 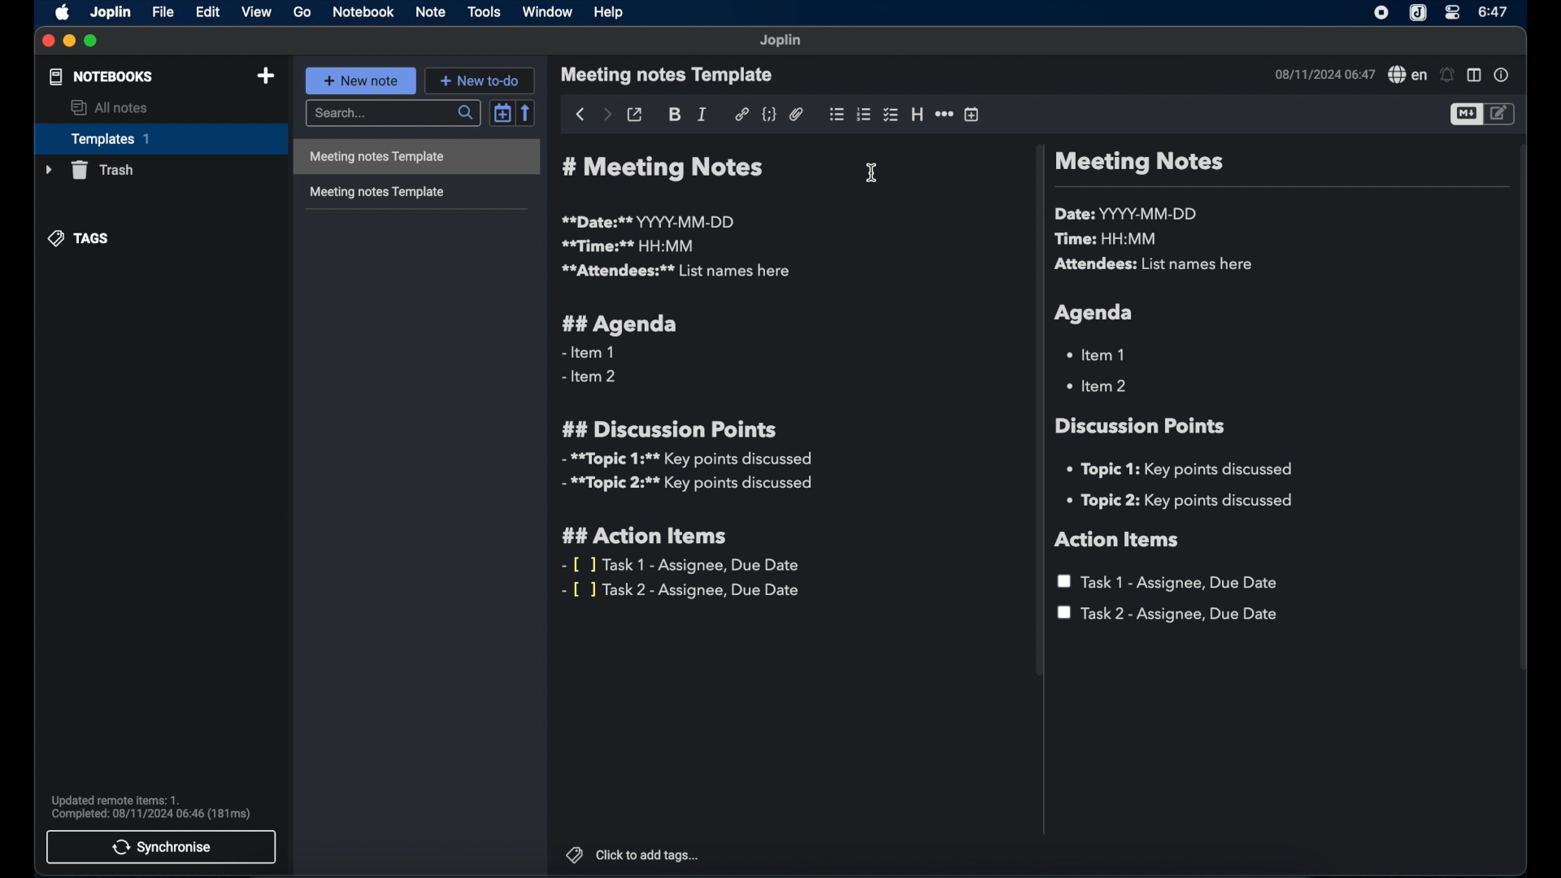 I want to click on topic 1: key points discussed, so click(x=1185, y=469).